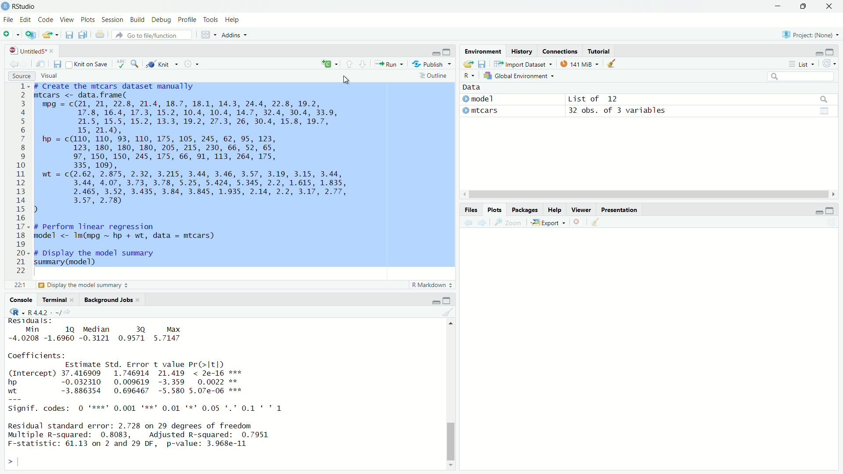 This screenshot has width=843, height=474. What do you see at coordinates (599, 52) in the screenshot?
I see `Tutorial` at bounding box center [599, 52].